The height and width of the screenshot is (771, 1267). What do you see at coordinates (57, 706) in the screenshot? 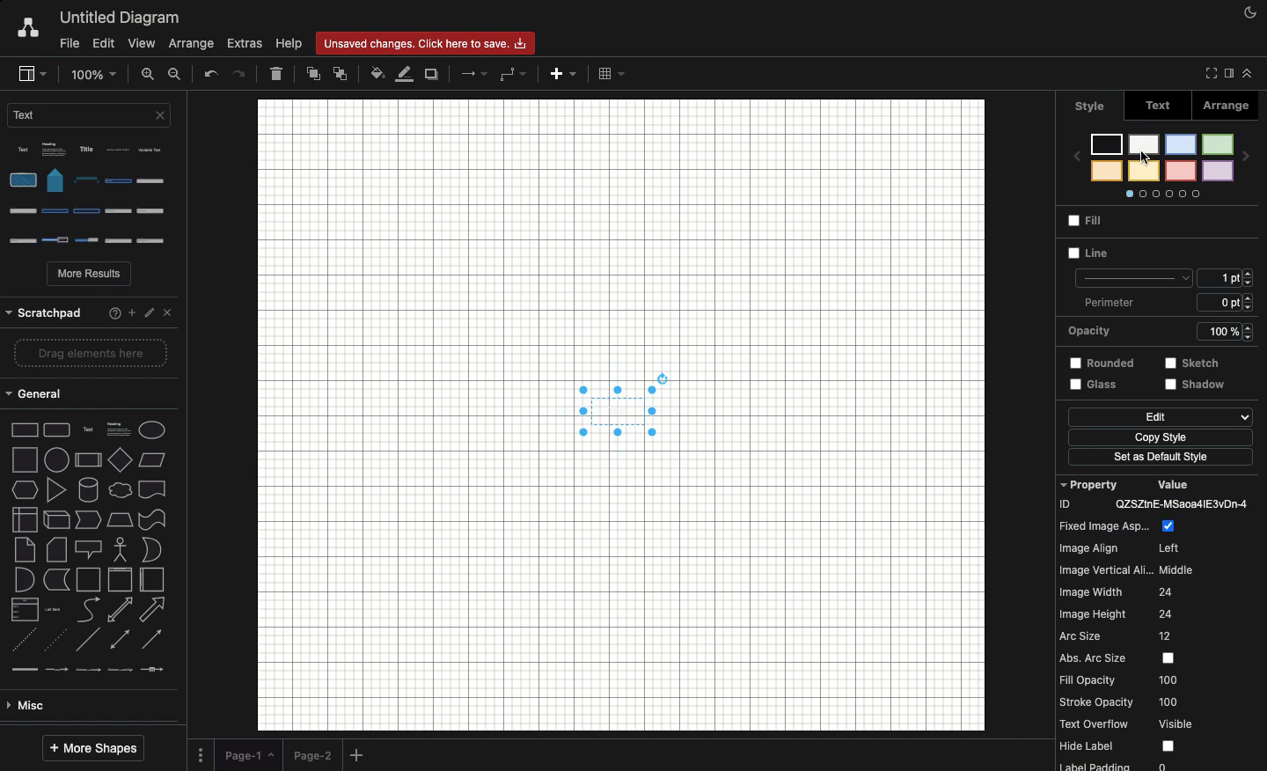
I see `Entity relation` at bounding box center [57, 706].